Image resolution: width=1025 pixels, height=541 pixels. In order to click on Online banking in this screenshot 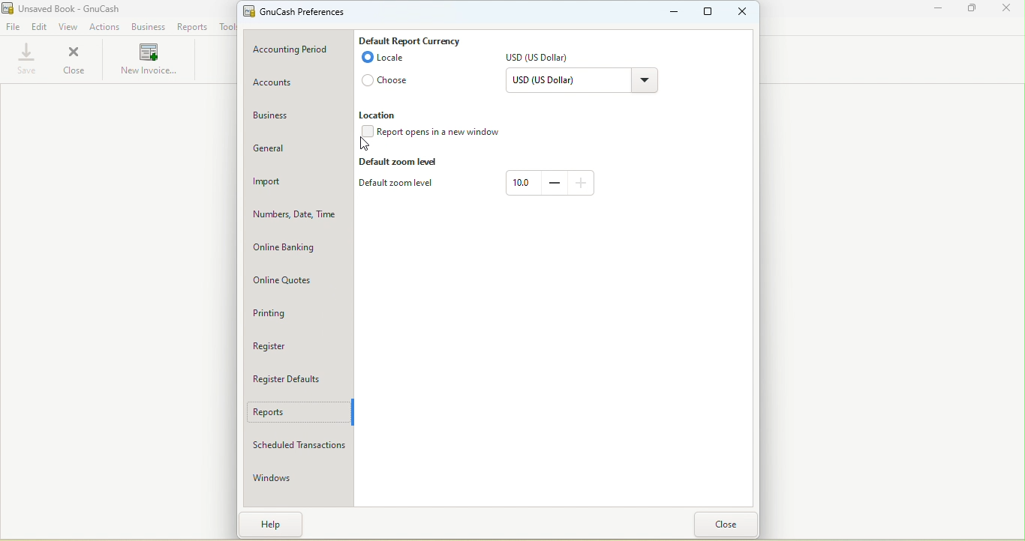, I will do `click(299, 249)`.